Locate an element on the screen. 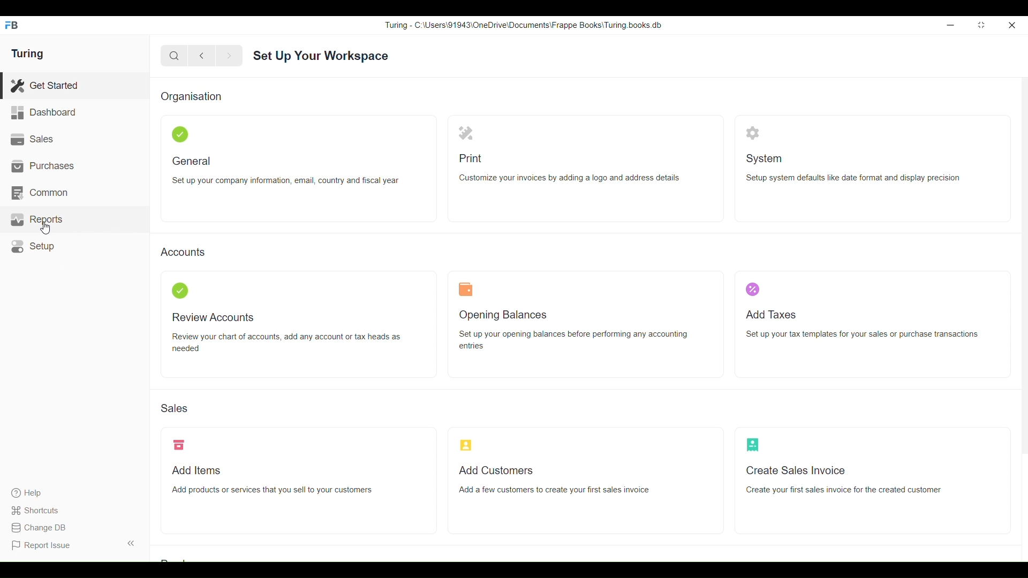  Add Customers Add a few customers to create your first sales invoice is located at coordinates (555, 480).